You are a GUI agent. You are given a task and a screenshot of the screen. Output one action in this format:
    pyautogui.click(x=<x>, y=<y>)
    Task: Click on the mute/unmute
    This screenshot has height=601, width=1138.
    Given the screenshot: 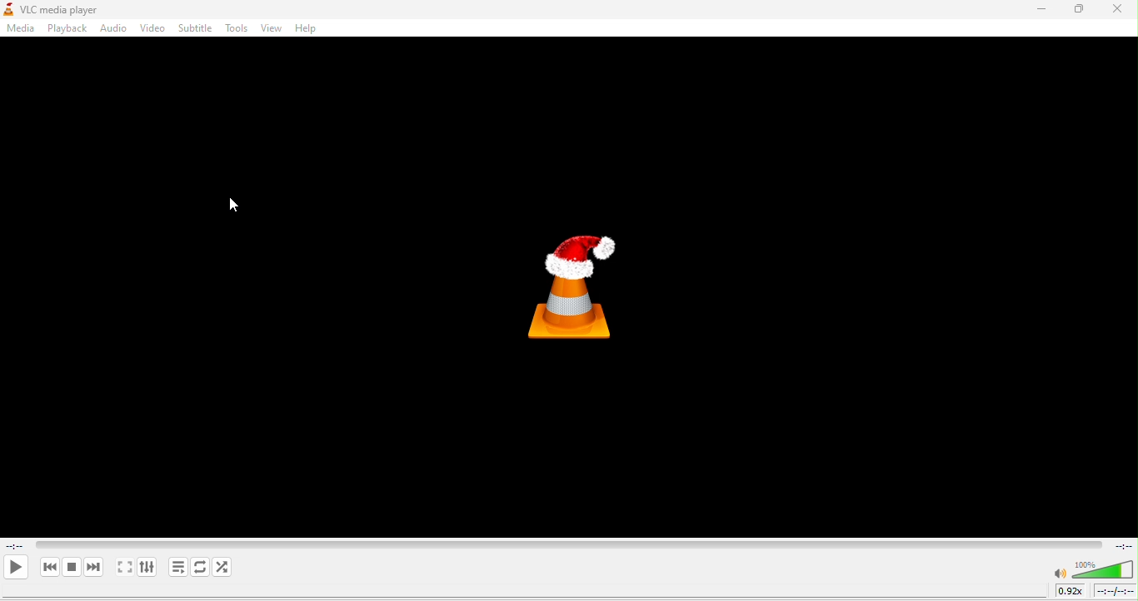 What is the action you would take?
    pyautogui.click(x=1060, y=574)
    